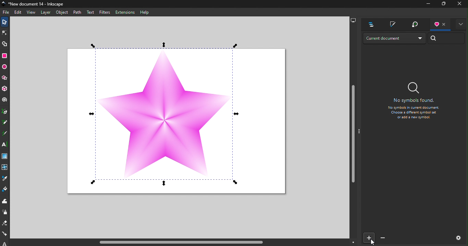  I want to click on Text, so click(413, 105).